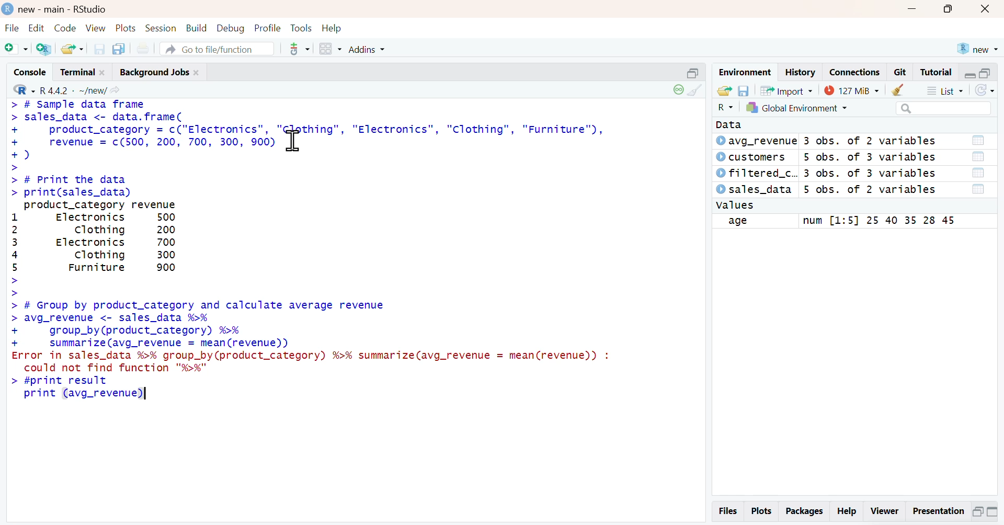  What do you see at coordinates (756, 165) in the screenshot?
I see `Dataset names` at bounding box center [756, 165].